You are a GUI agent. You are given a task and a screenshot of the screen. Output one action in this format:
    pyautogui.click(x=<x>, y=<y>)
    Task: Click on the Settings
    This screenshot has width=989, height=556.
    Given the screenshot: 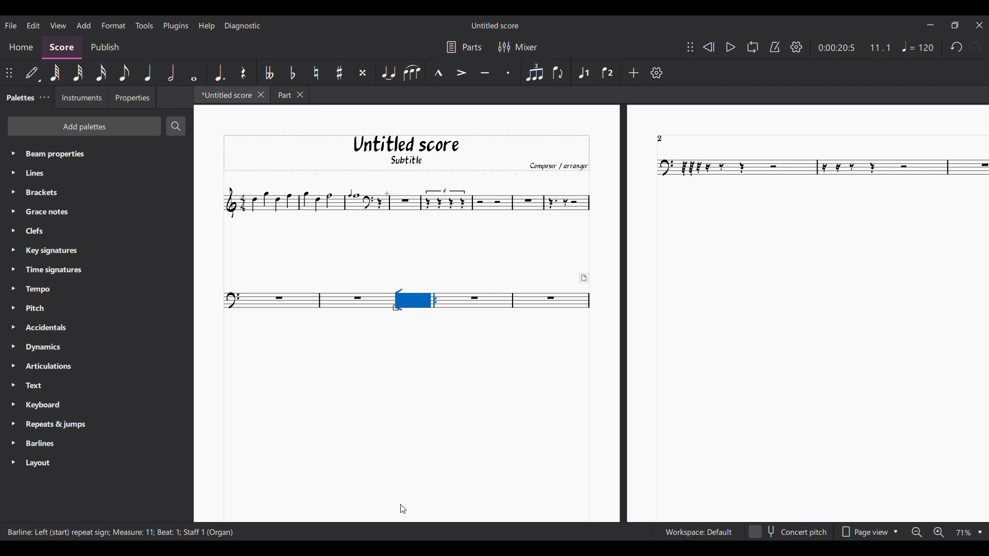 What is the action you would take?
    pyautogui.click(x=657, y=72)
    